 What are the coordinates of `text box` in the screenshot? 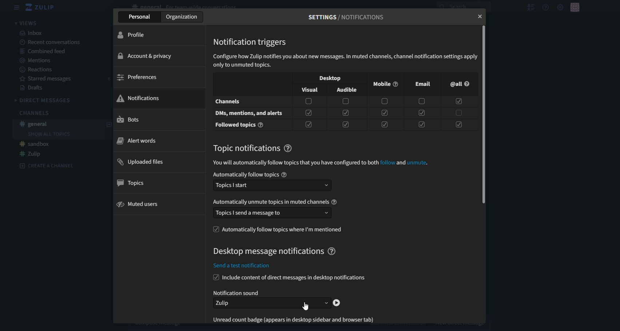 It's located at (271, 186).